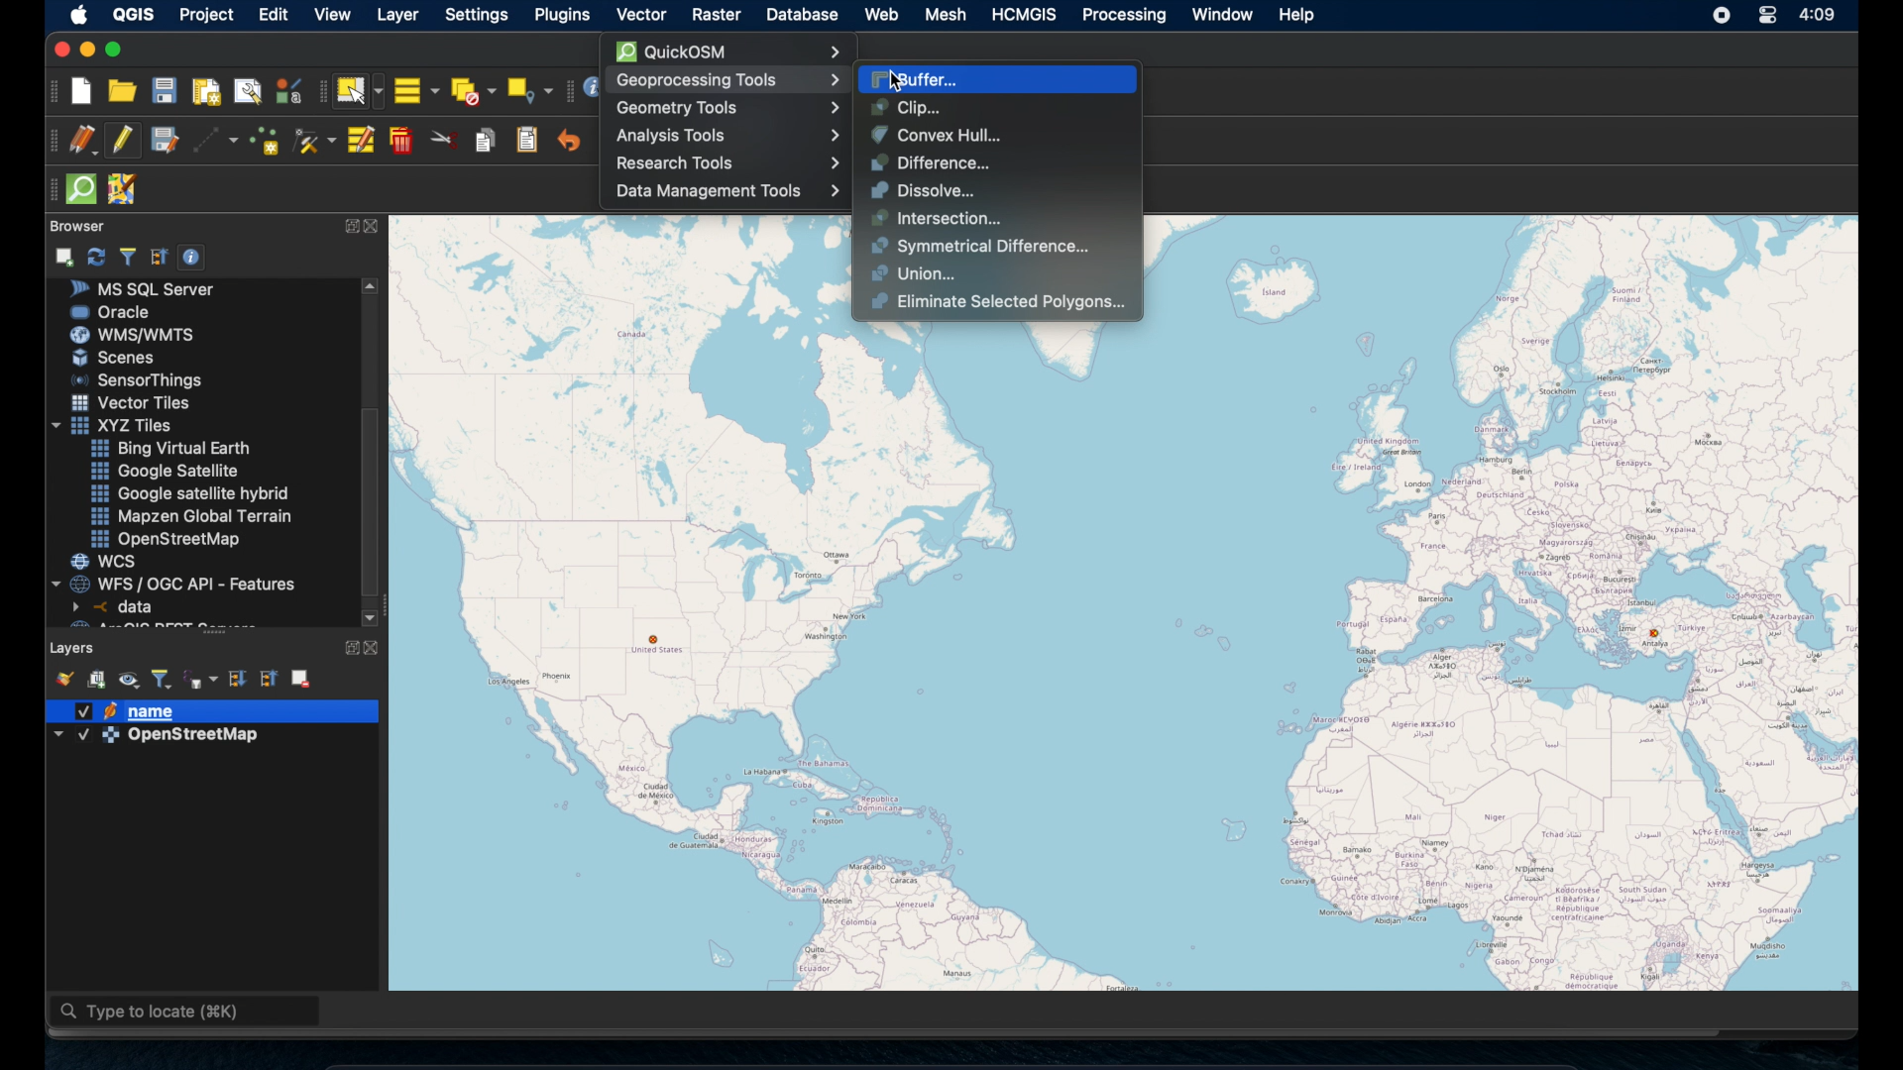 This screenshot has width=1903, height=1070. What do you see at coordinates (530, 87) in the screenshot?
I see `select by location` at bounding box center [530, 87].